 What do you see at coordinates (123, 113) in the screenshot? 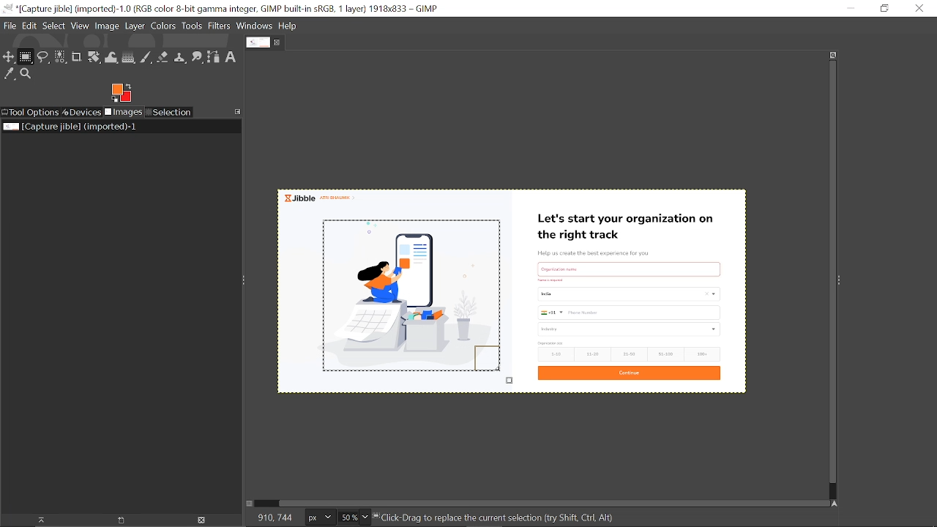
I see `Images` at bounding box center [123, 113].